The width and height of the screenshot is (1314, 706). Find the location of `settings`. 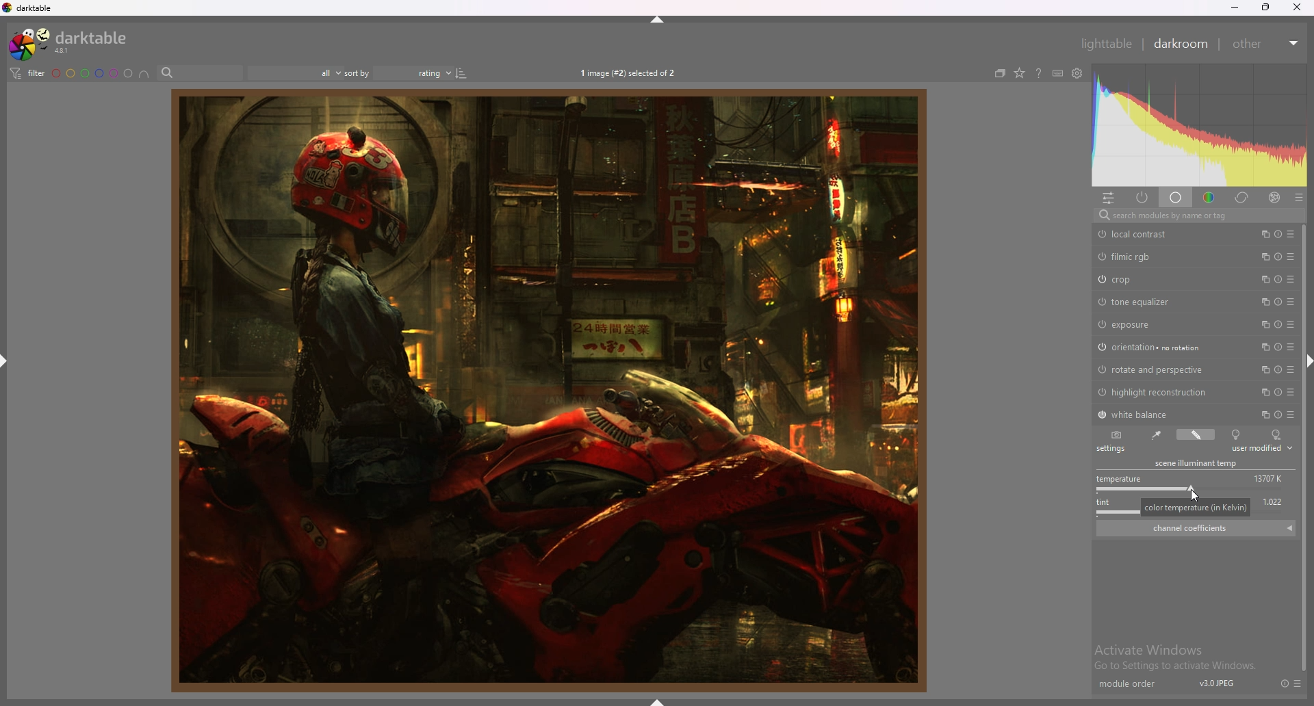

settings is located at coordinates (1113, 449).